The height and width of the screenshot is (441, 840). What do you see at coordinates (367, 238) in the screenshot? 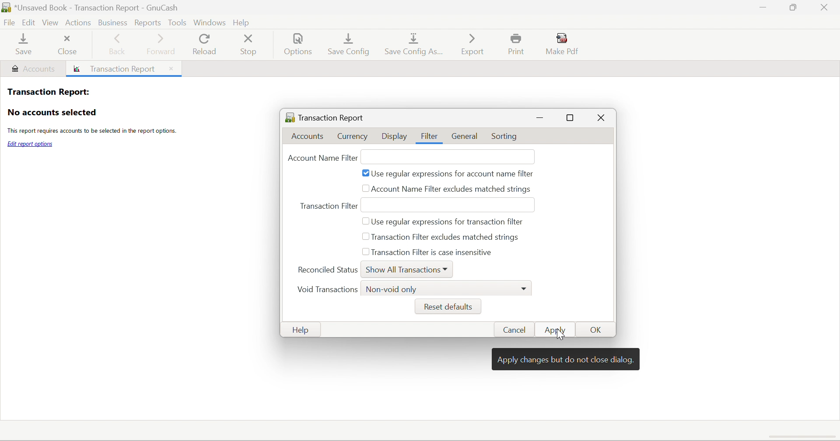
I see `checkbox` at bounding box center [367, 238].